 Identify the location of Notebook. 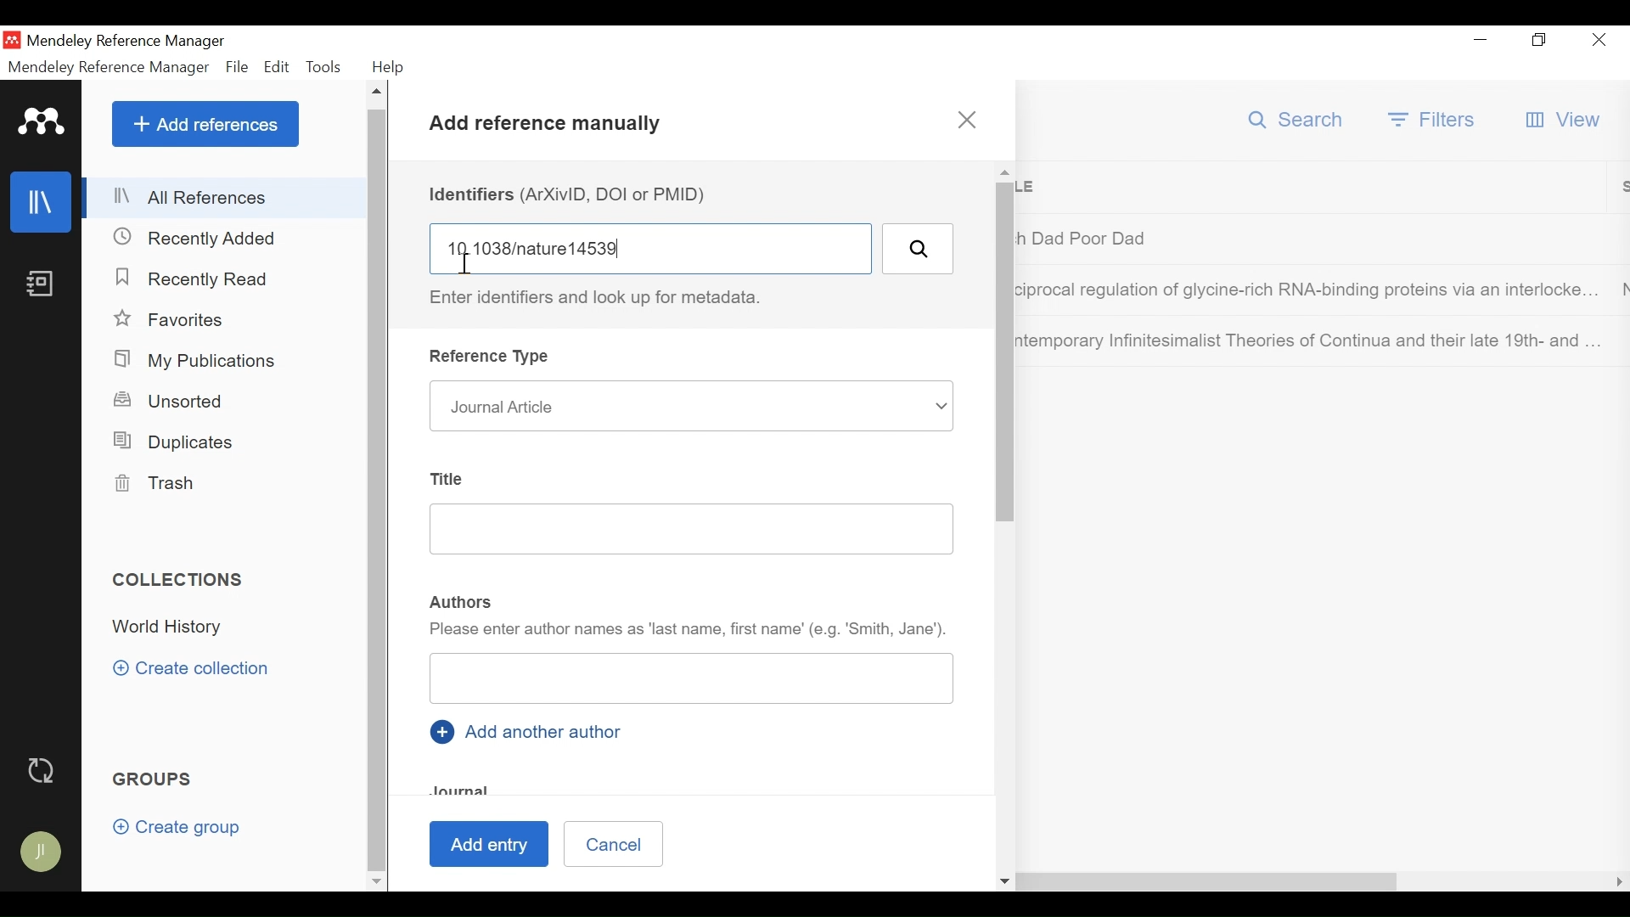
(42, 284).